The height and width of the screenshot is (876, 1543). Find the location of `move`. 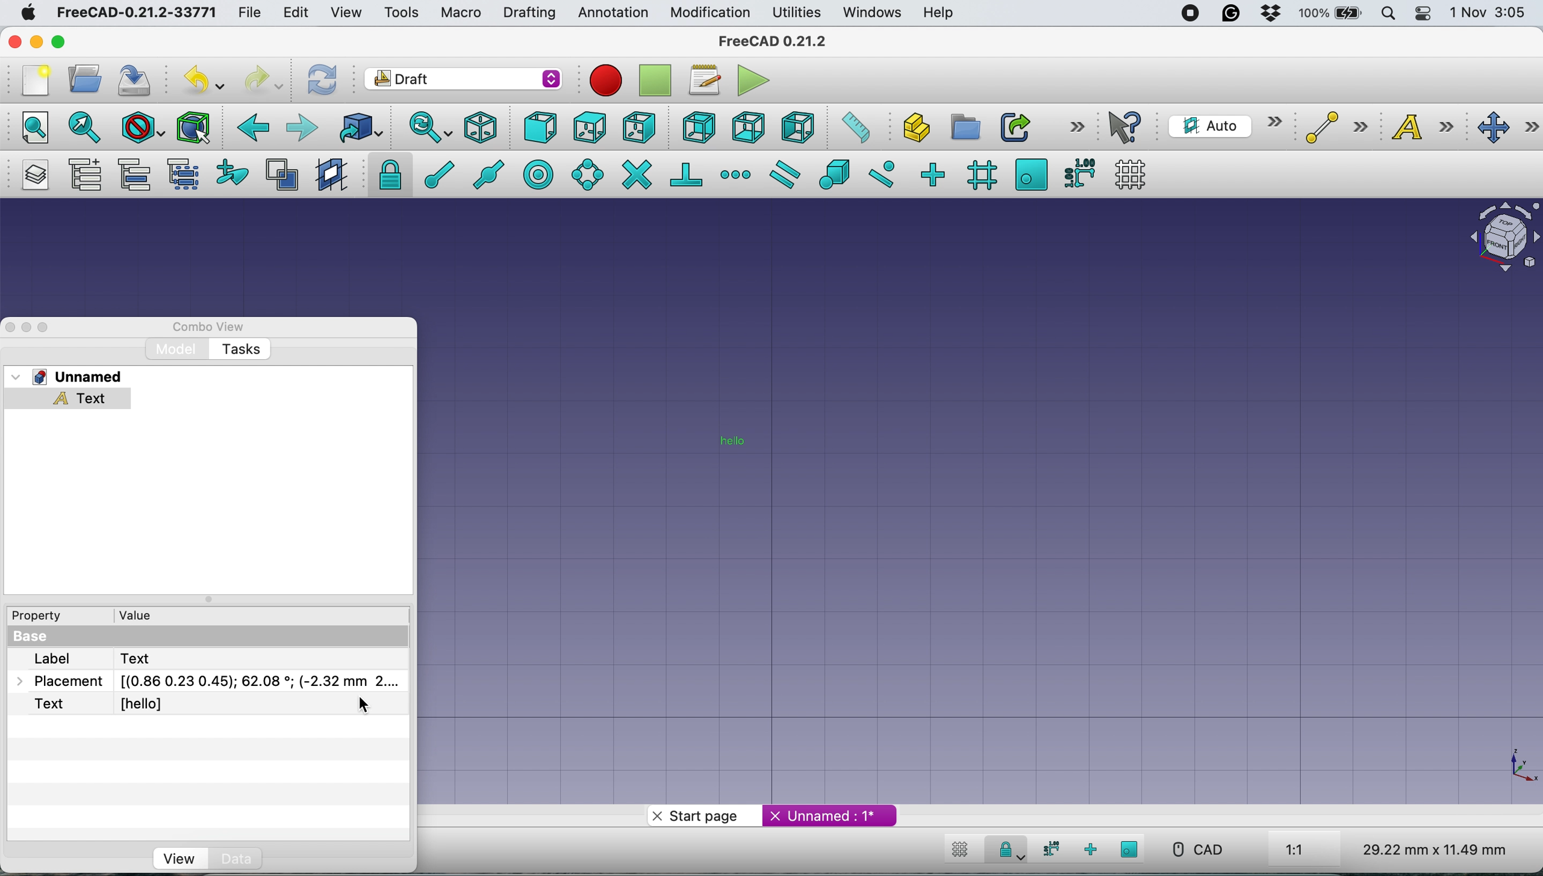

move is located at coordinates (1504, 126).